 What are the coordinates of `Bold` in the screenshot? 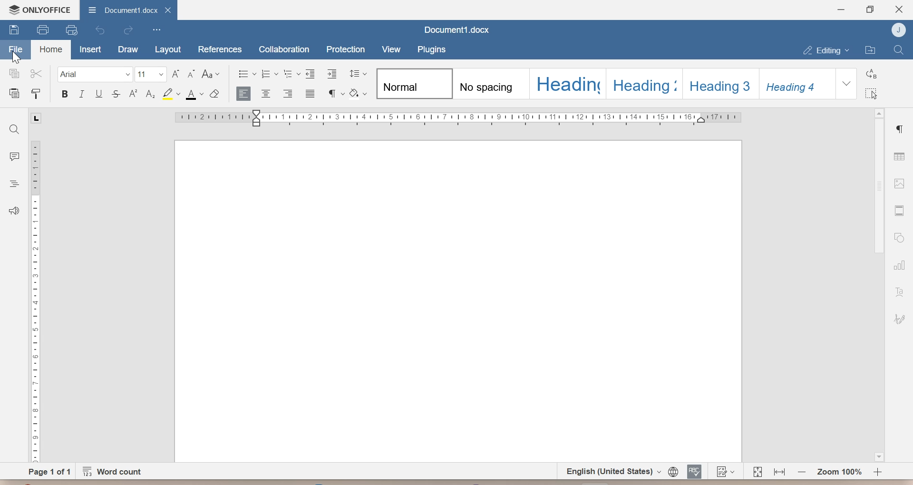 It's located at (65, 95).